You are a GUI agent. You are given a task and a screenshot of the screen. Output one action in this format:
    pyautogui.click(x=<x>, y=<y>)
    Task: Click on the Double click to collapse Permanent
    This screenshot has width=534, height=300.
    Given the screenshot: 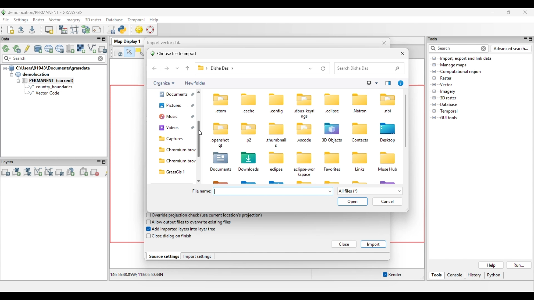 What is the action you would take?
    pyautogui.click(x=55, y=81)
    